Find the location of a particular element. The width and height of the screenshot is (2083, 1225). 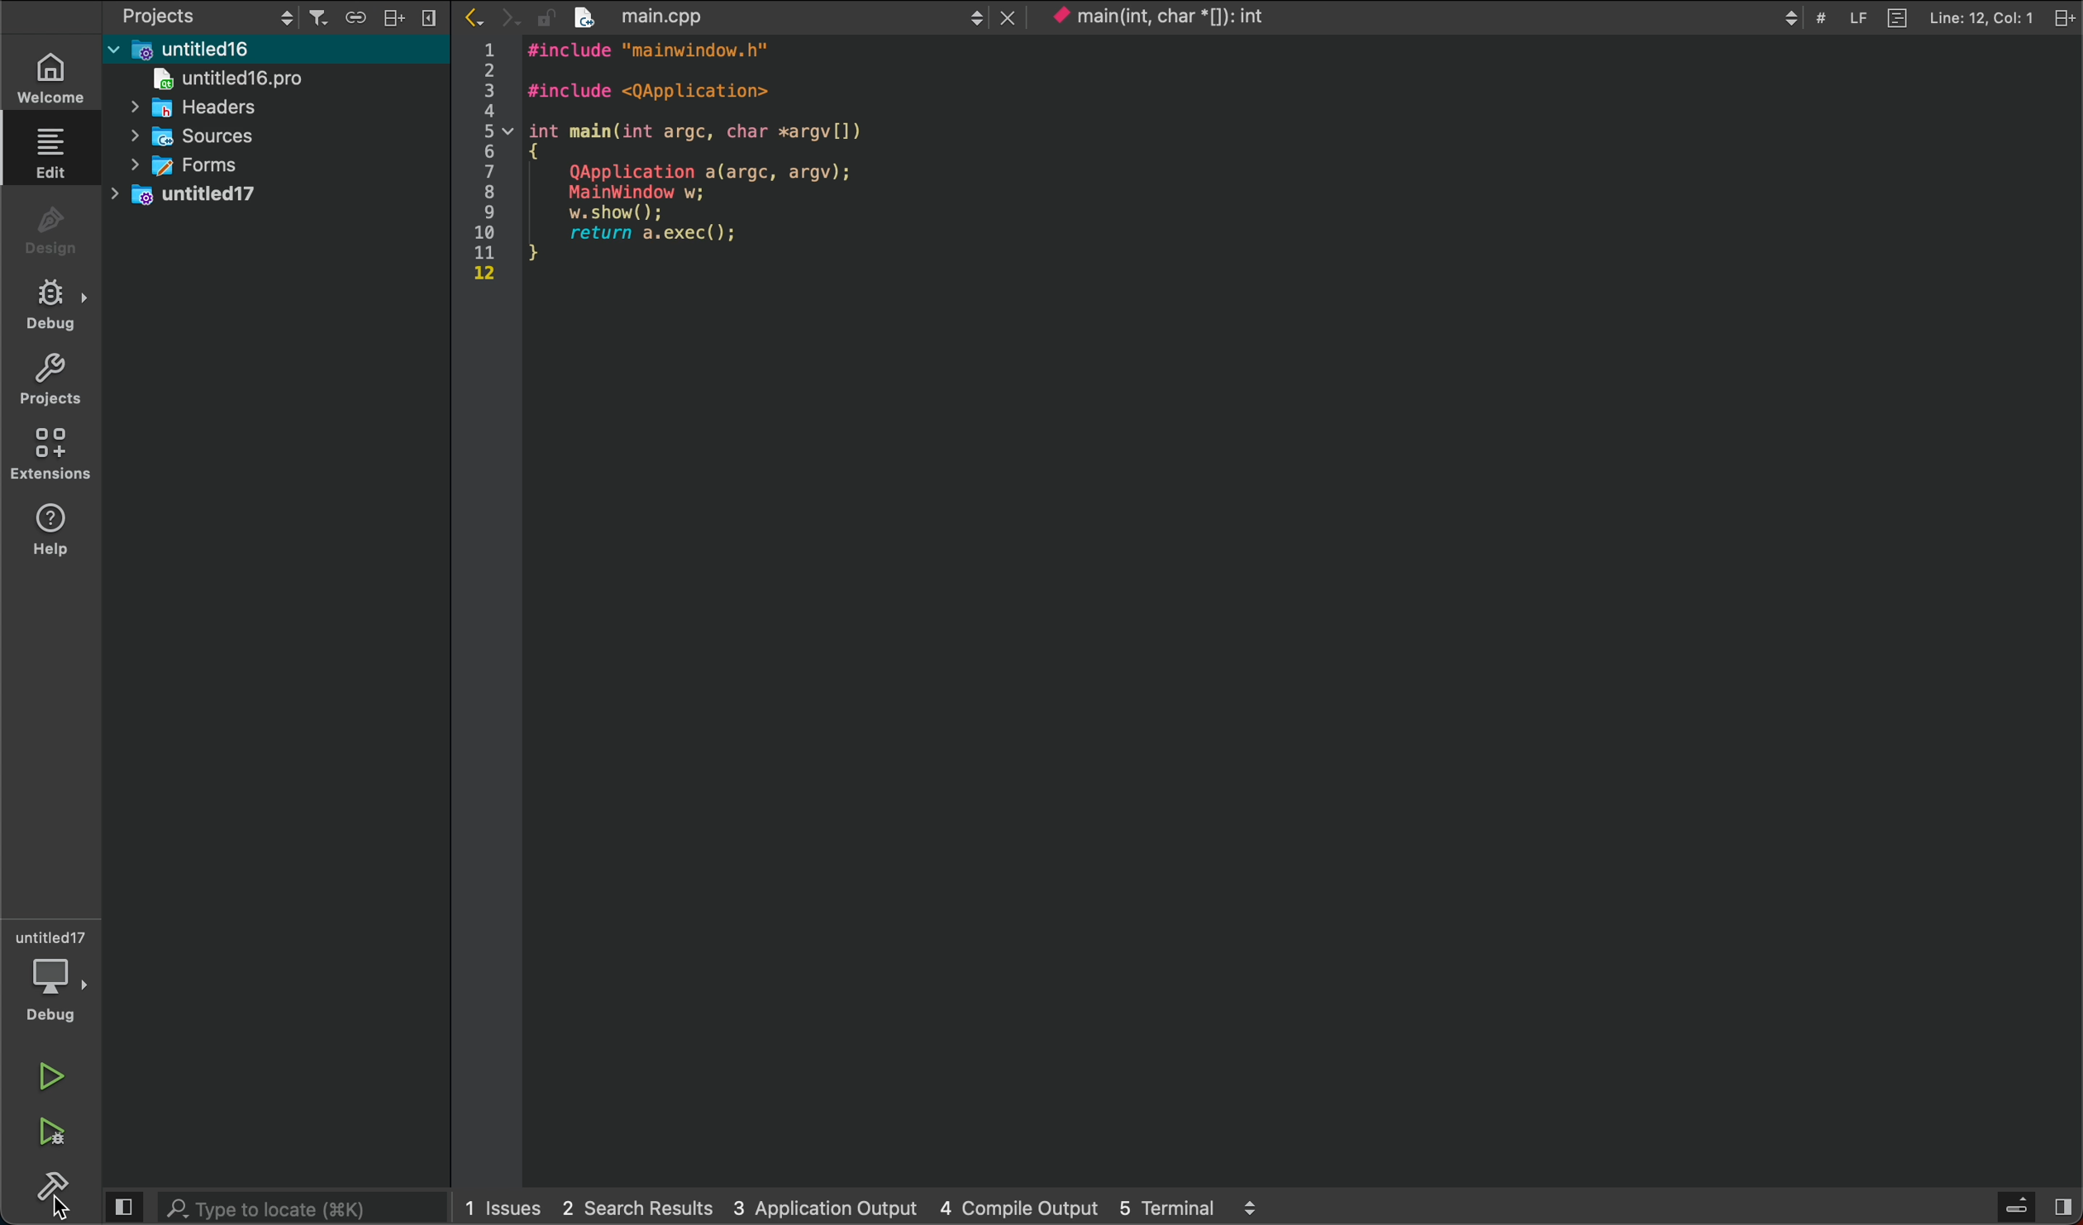

untitled 16 is located at coordinates (235, 47).